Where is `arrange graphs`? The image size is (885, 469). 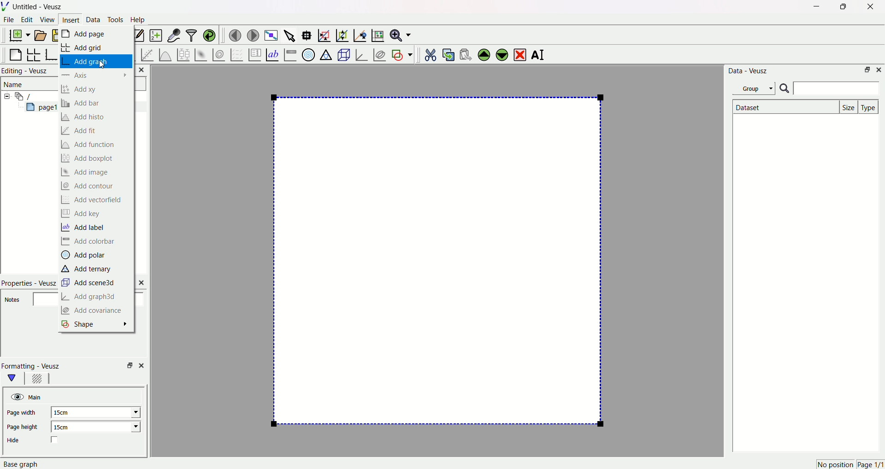 arrange graphs is located at coordinates (35, 53).